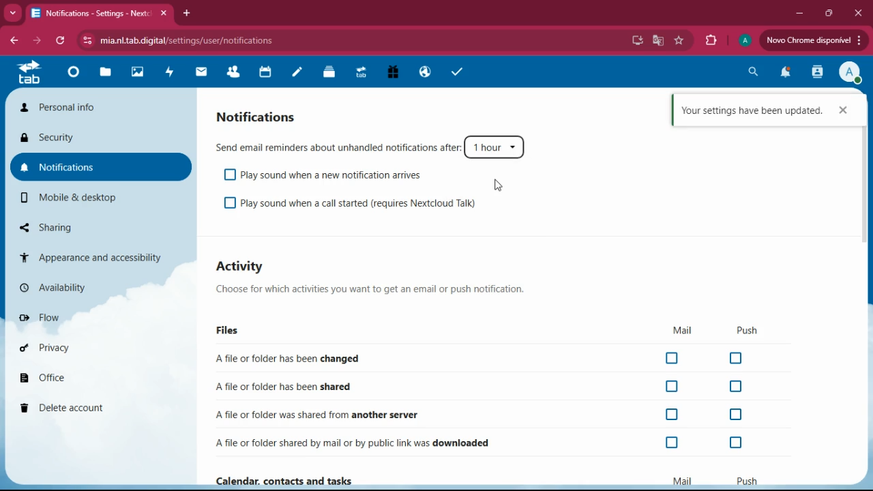  I want to click on send email, so click(335, 145).